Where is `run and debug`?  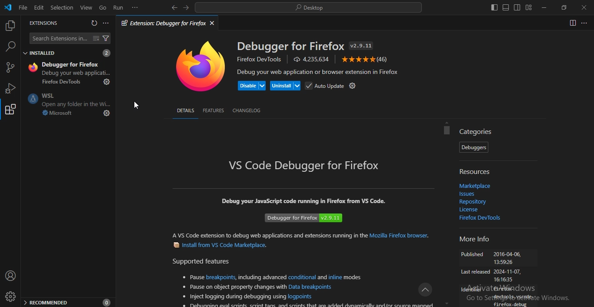 run and debug is located at coordinates (10, 87).